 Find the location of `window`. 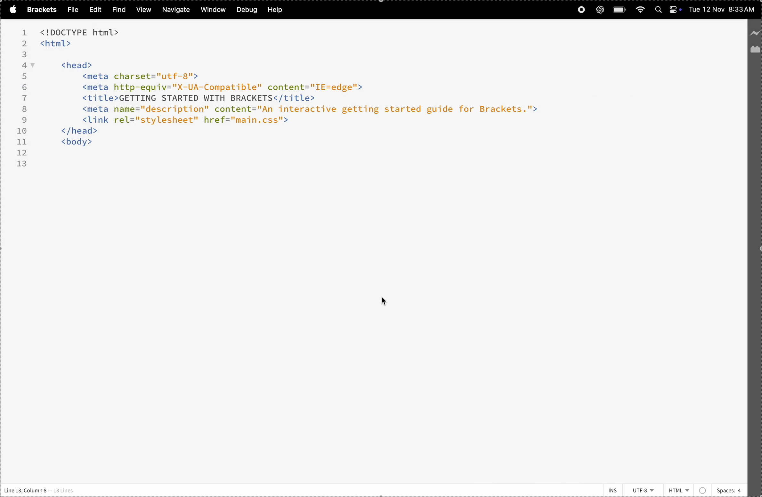

window is located at coordinates (212, 10).